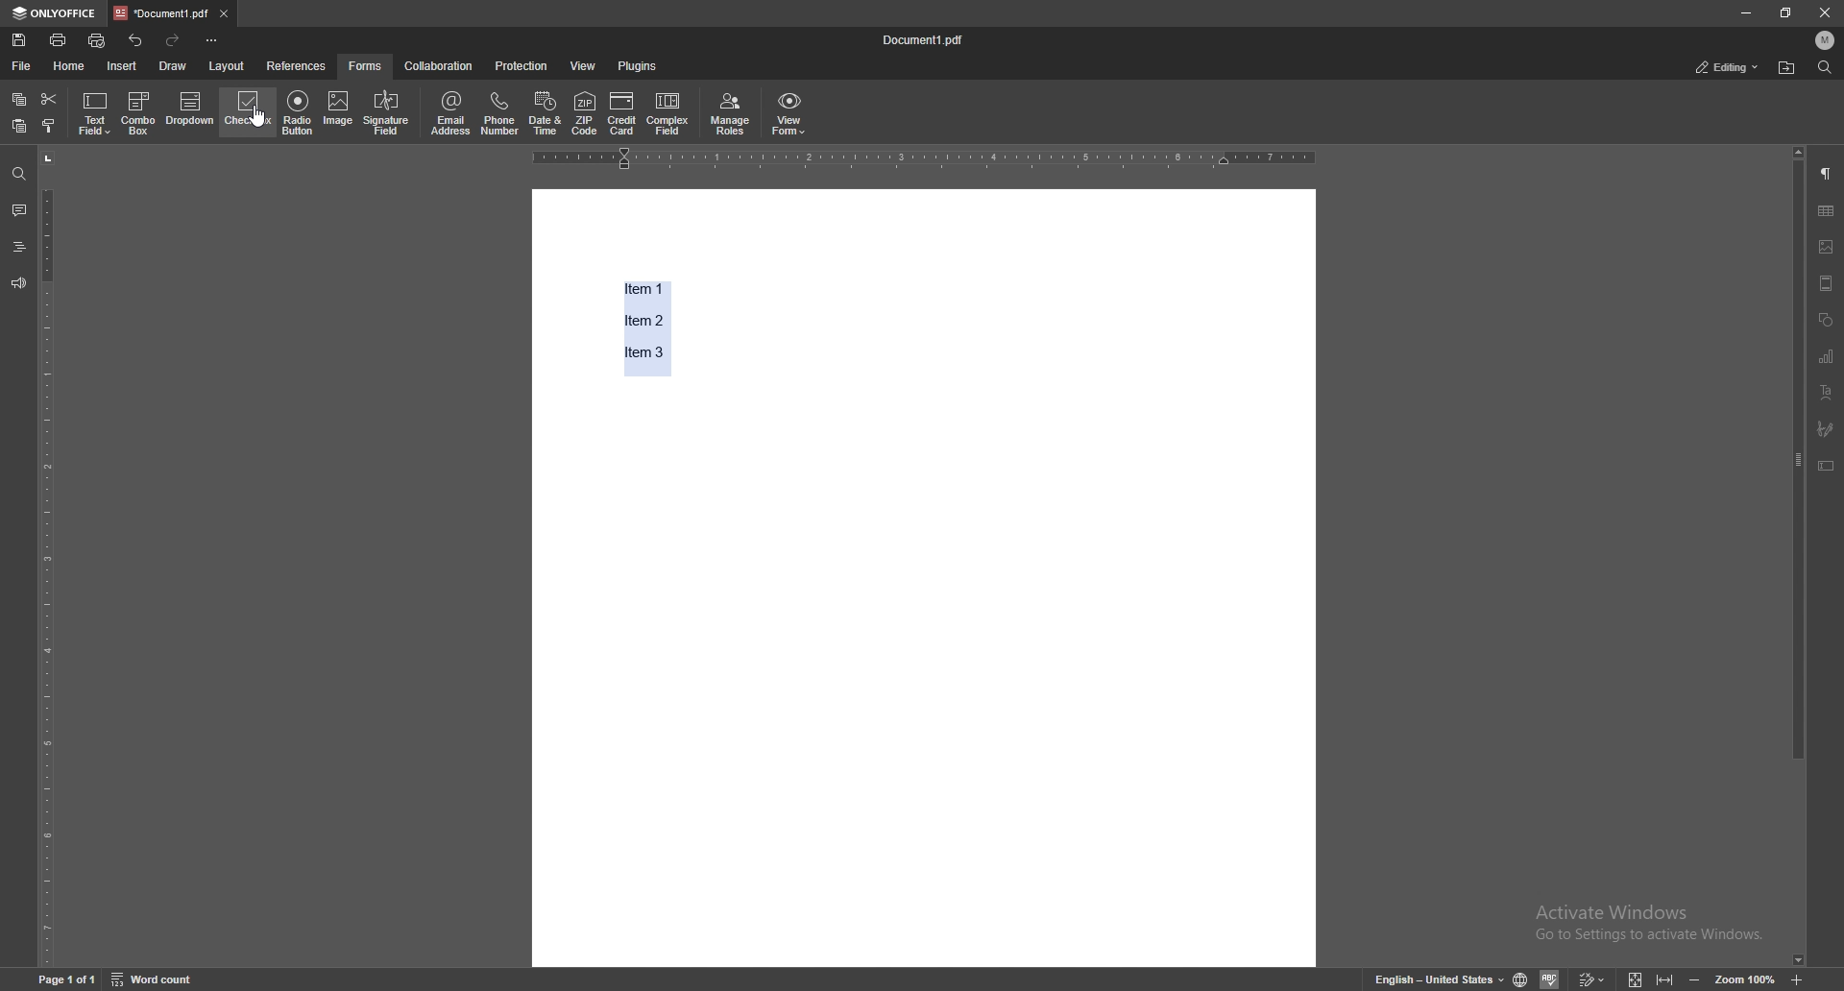 The image size is (1844, 991). What do you see at coordinates (1827, 210) in the screenshot?
I see `chart` at bounding box center [1827, 210].